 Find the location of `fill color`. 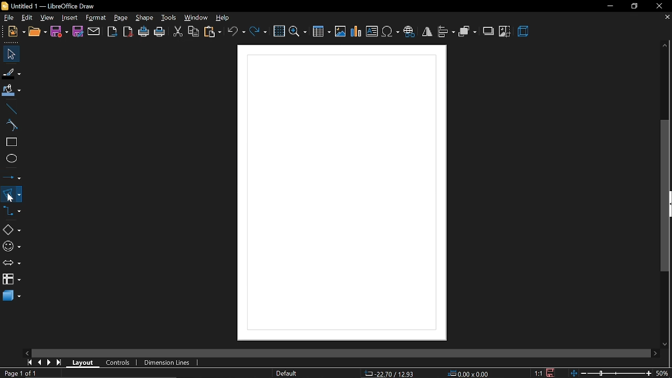

fill color is located at coordinates (10, 90).